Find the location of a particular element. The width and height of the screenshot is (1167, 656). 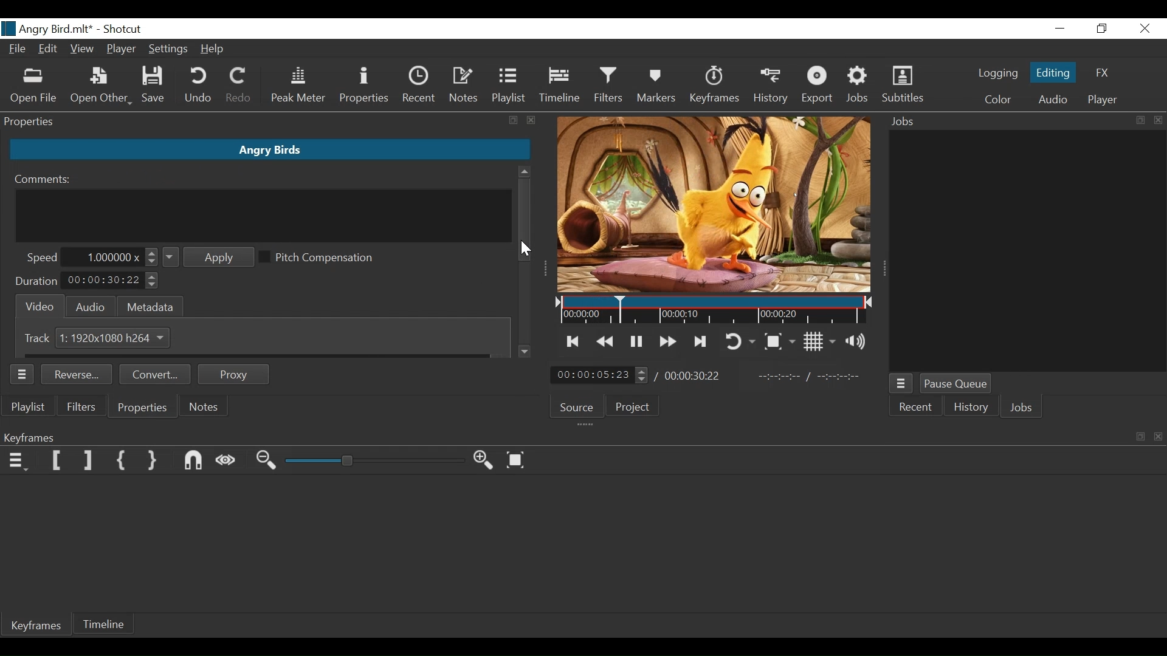

Peak Meter is located at coordinates (297, 87).